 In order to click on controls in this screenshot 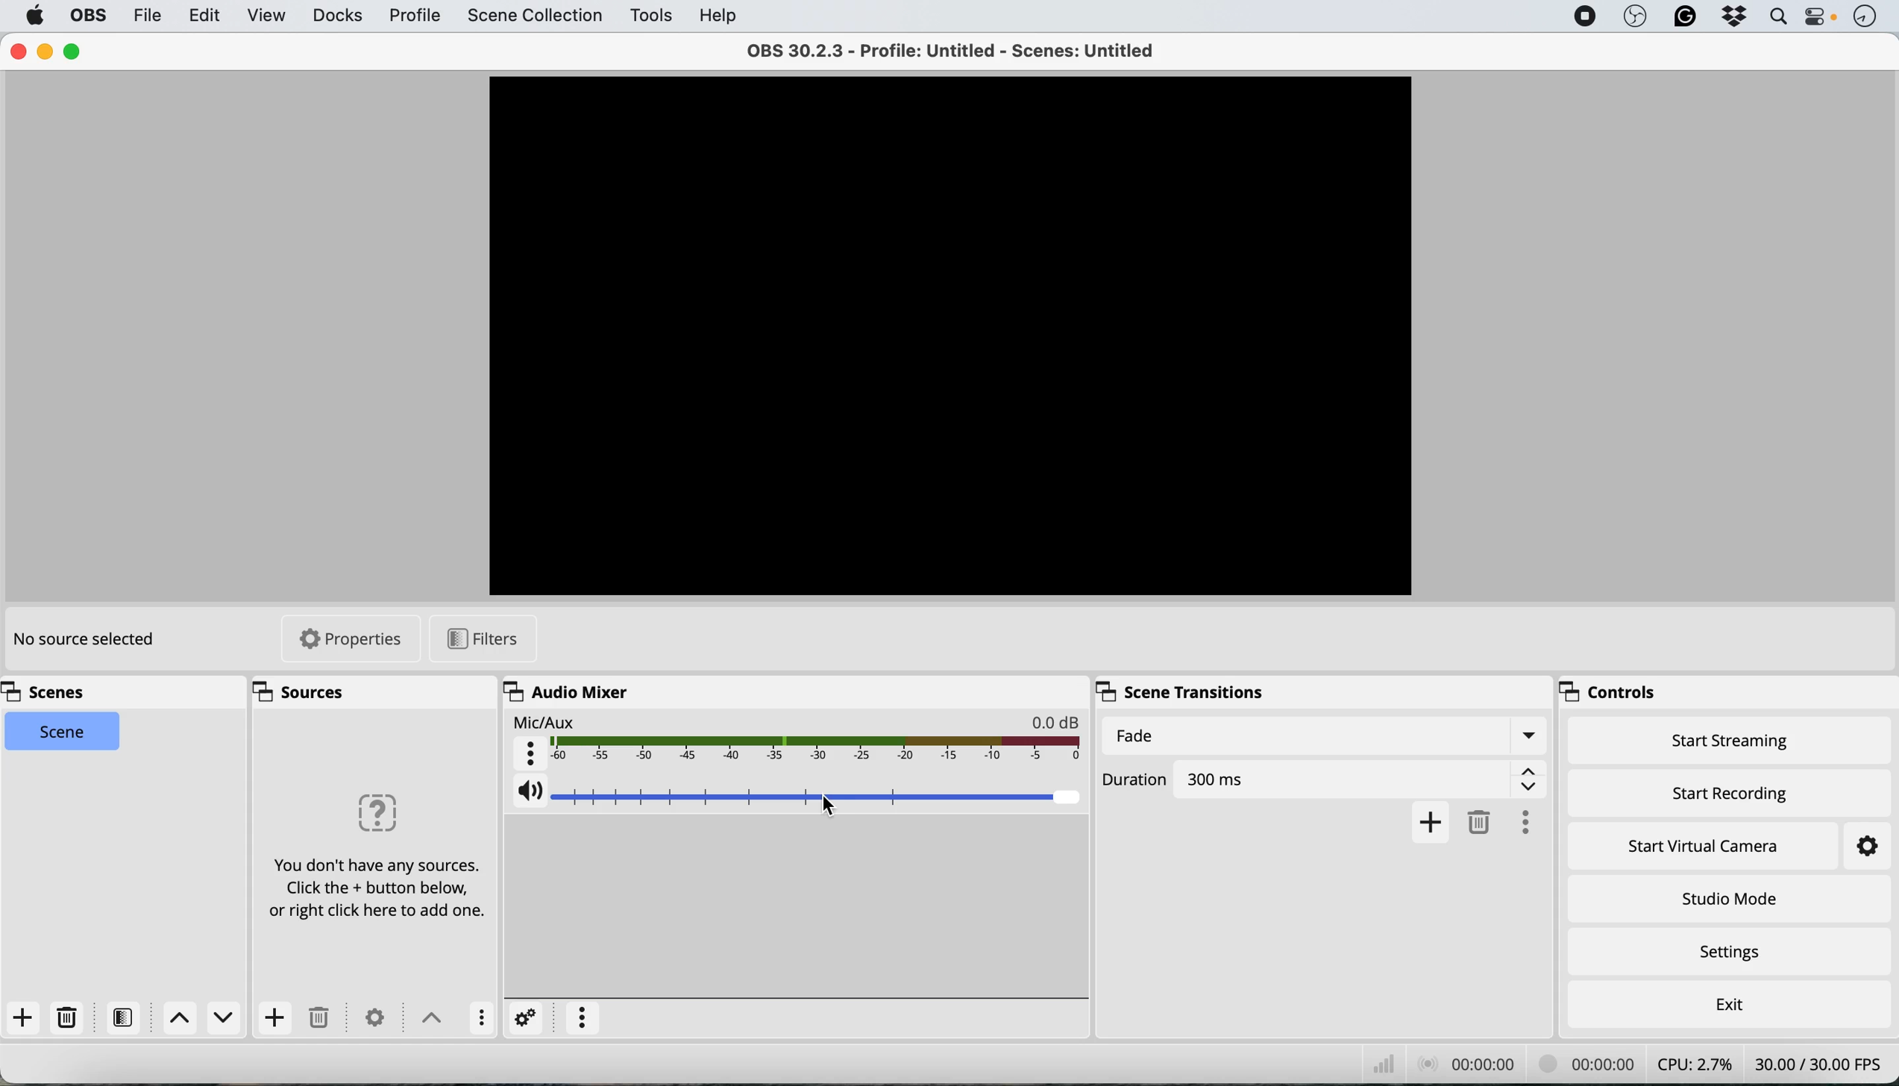, I will do `click(1610, 694)`.